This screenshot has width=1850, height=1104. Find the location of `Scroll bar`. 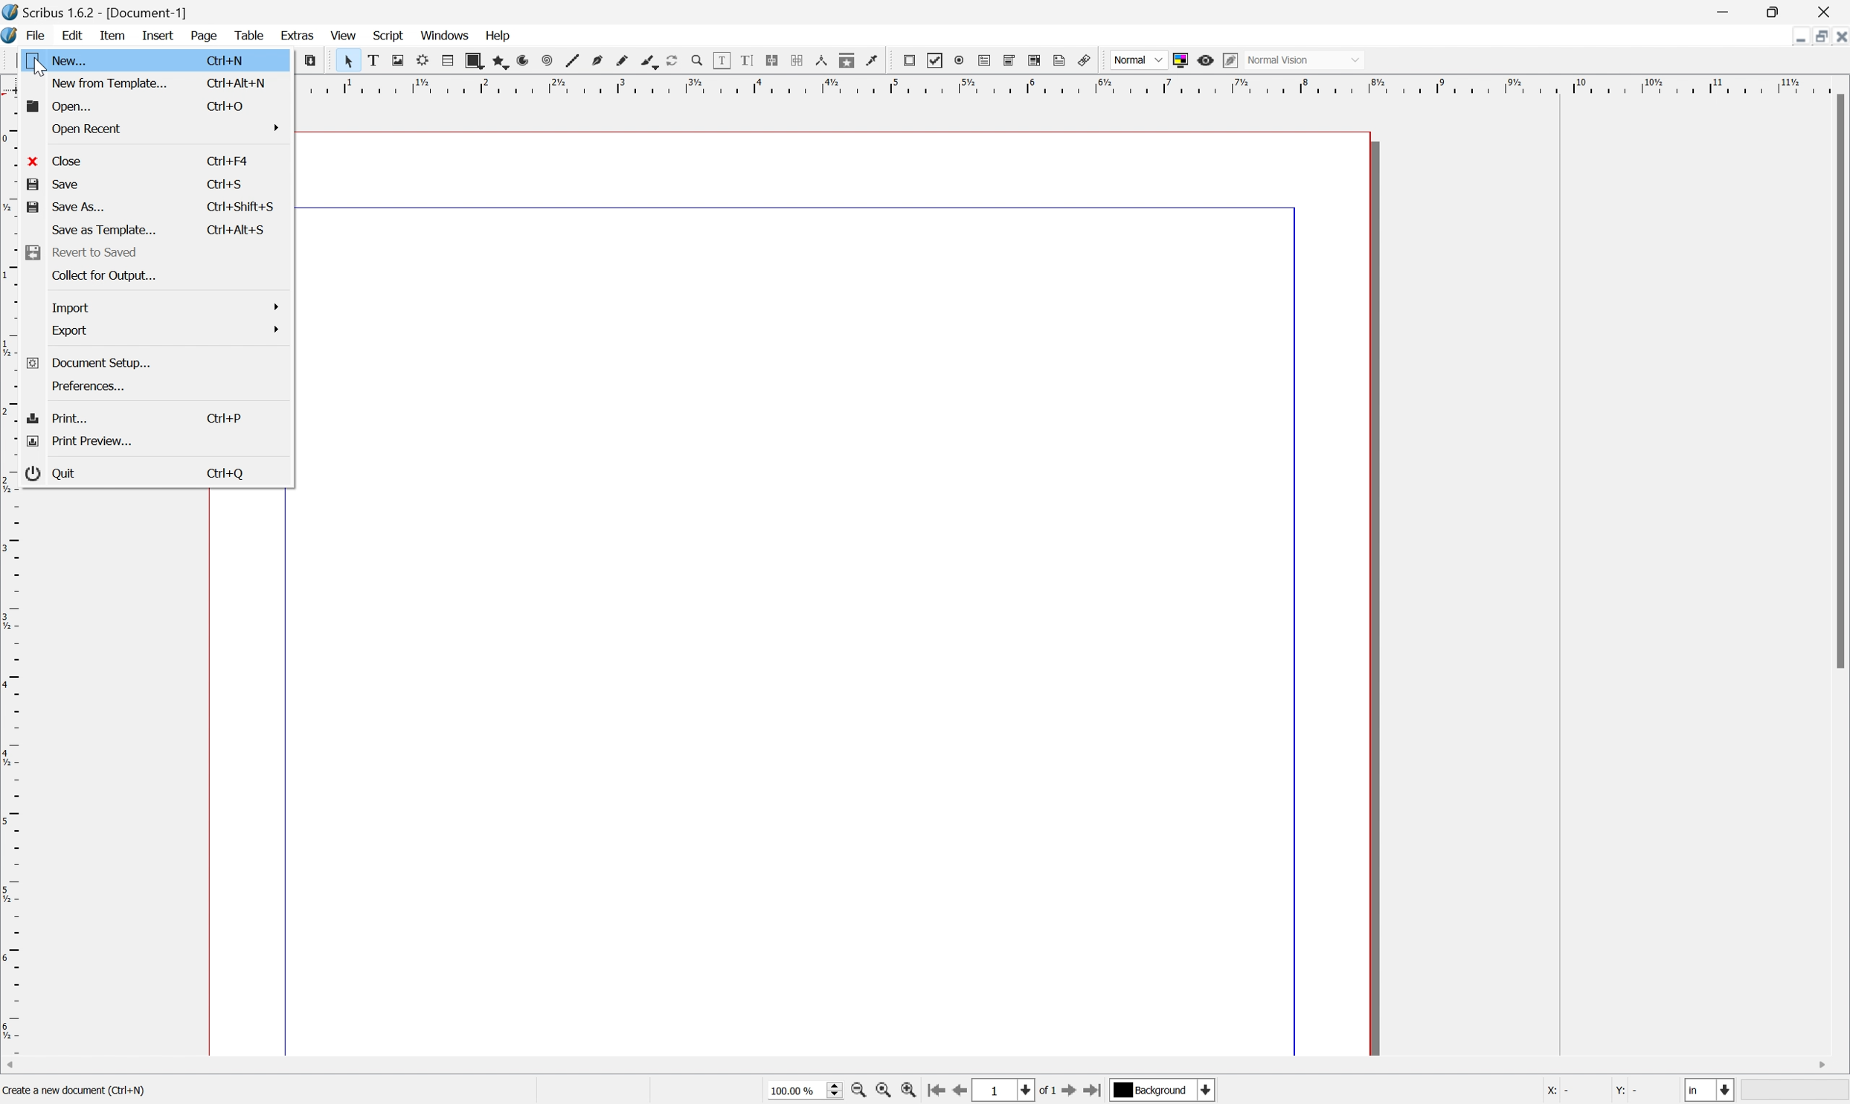

Scroll bar is located at coordinates (936, 1063).